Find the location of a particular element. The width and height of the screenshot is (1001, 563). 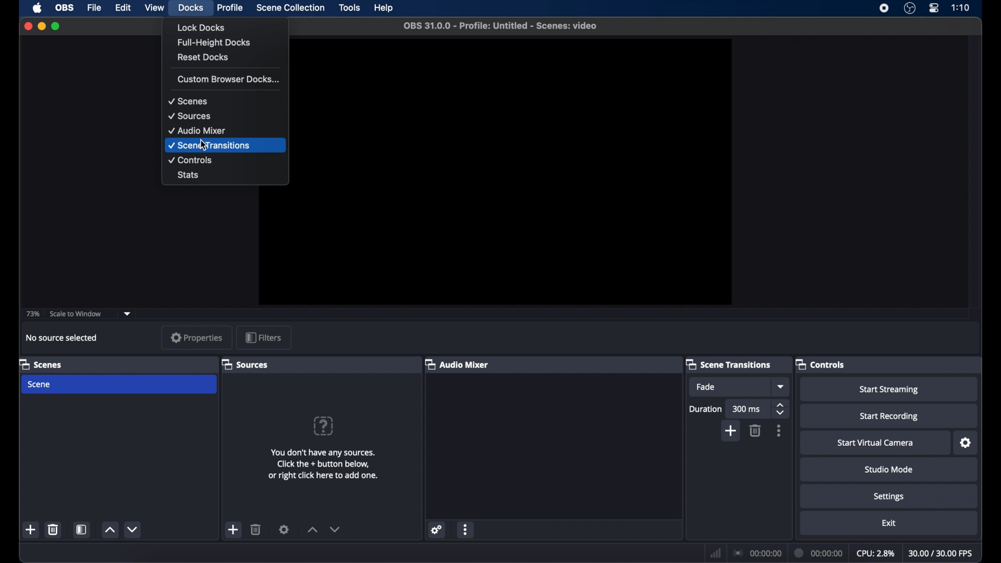

exit is located at coordinates (888, 522).